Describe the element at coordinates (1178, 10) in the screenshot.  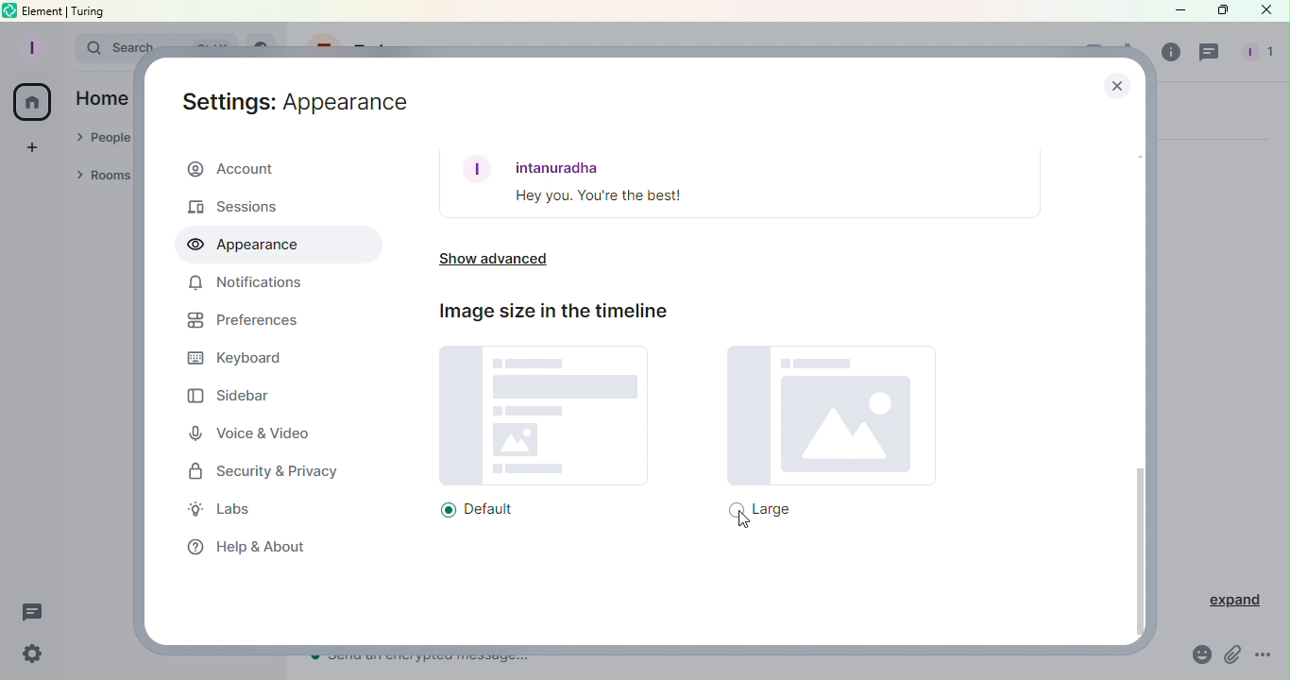
I see `Minimize` at that location.